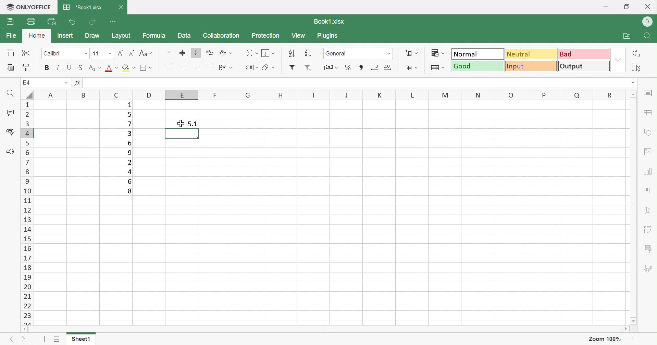  I want to click on DELL, so click(648, 21).